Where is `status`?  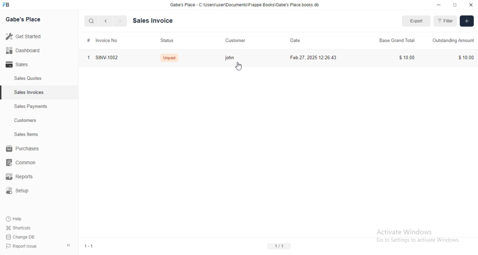
status is located at coordinates (167, 40).